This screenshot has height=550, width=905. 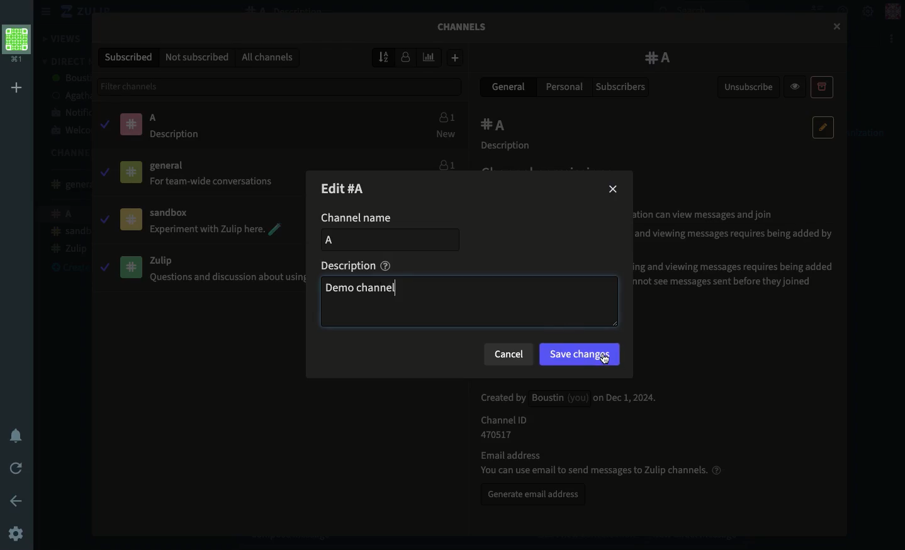 What do you see at coordinates (64, 39) in the screenshot?
I see `Views` at bounding box center [64, 39].